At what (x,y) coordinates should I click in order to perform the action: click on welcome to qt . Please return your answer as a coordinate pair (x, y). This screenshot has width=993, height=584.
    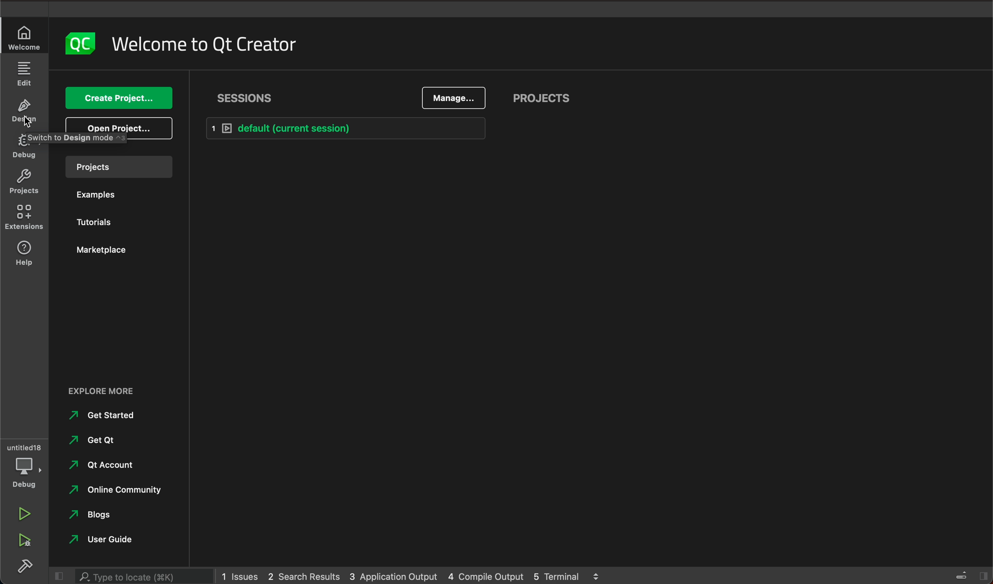
    Looking at the image, I should click on (202, 46).